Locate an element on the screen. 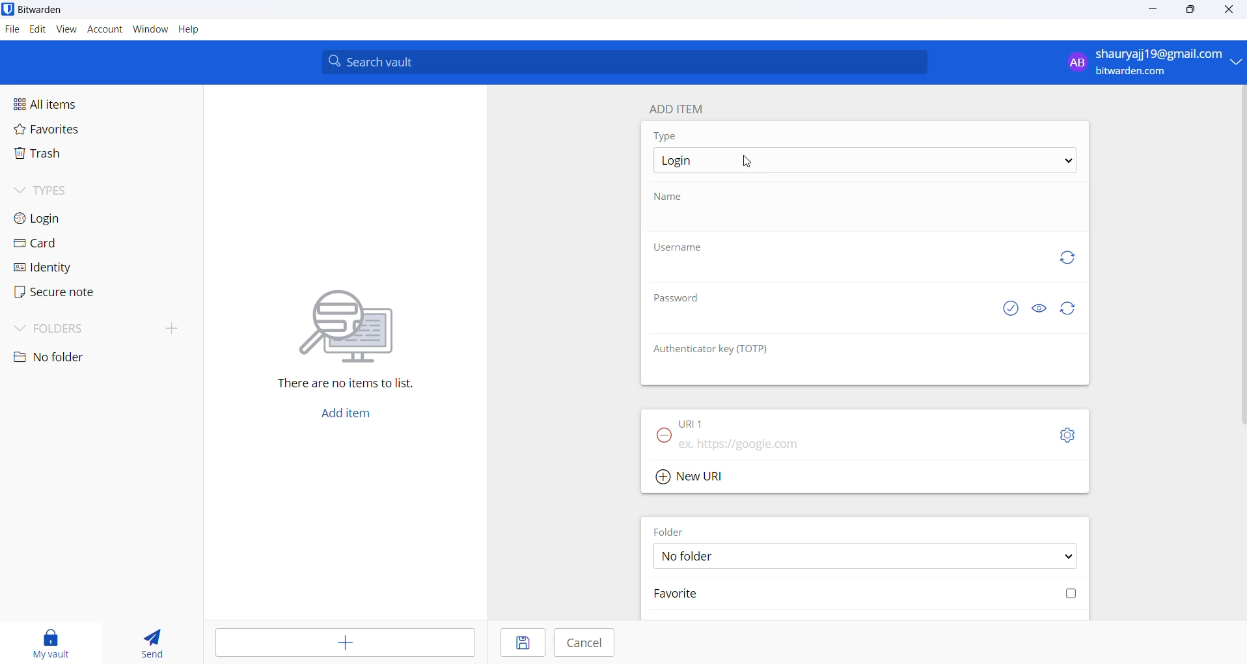 This screenshot has height=664, width=1247. my vault is located at coordinates (56, 641).